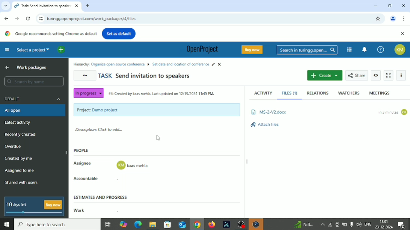  Describe the element at coordinates (158, 139) in the screenshot. I see `Cursor` at that location.